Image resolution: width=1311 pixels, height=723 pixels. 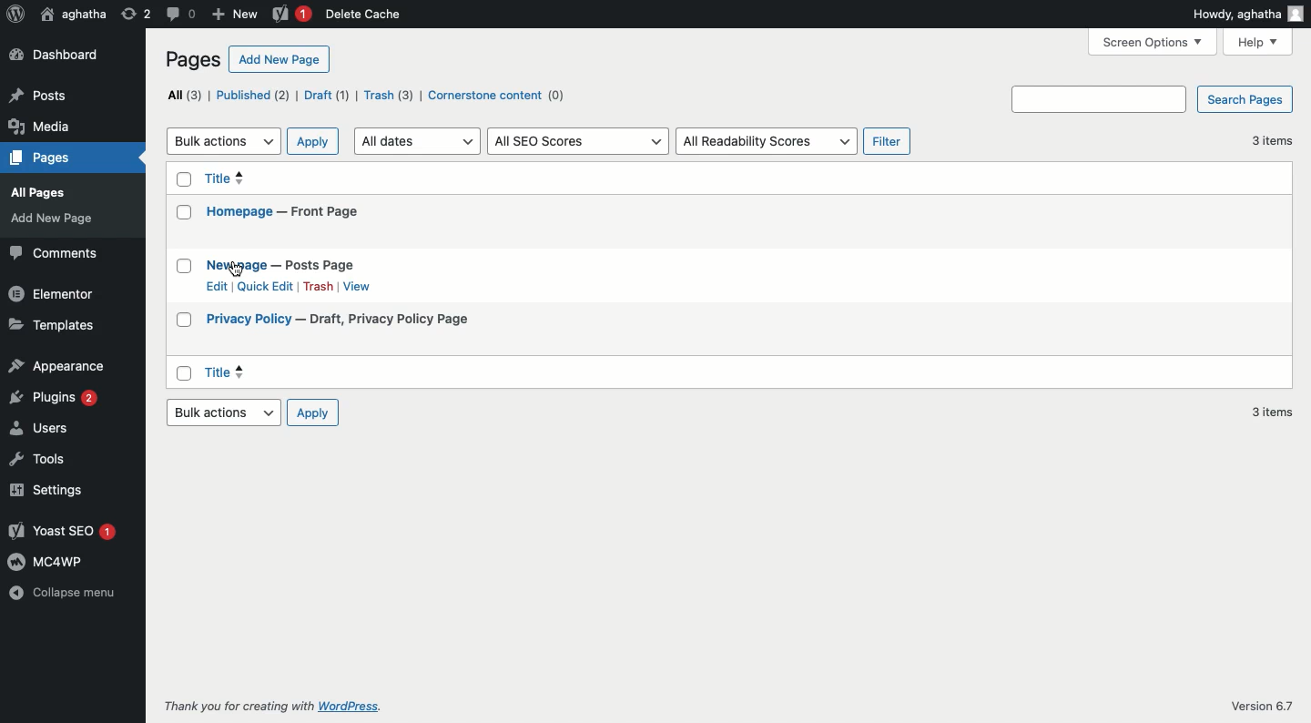 What do you see at coordinates (59, 489) in the screenshot?
I see `Settings` at bounding box center [59, 489].